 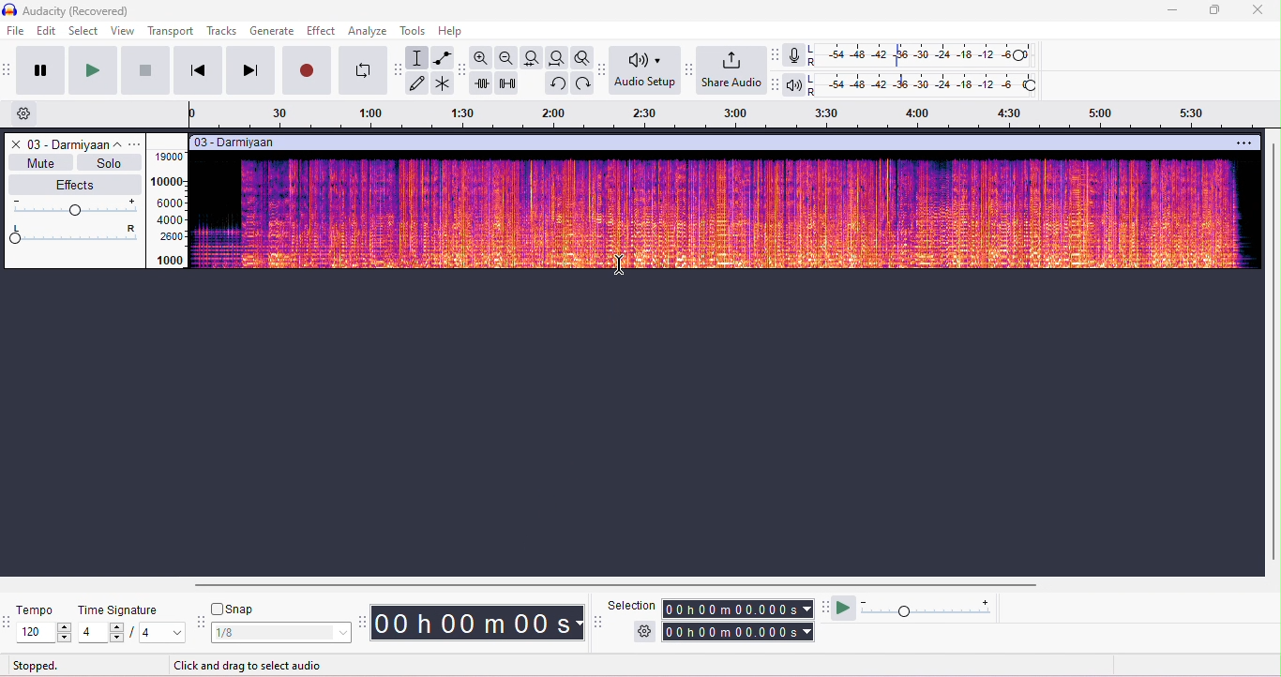 What do you see at coordinates (476, 622) in the screenshot?
I see `time` at bounding box center [476, 622].